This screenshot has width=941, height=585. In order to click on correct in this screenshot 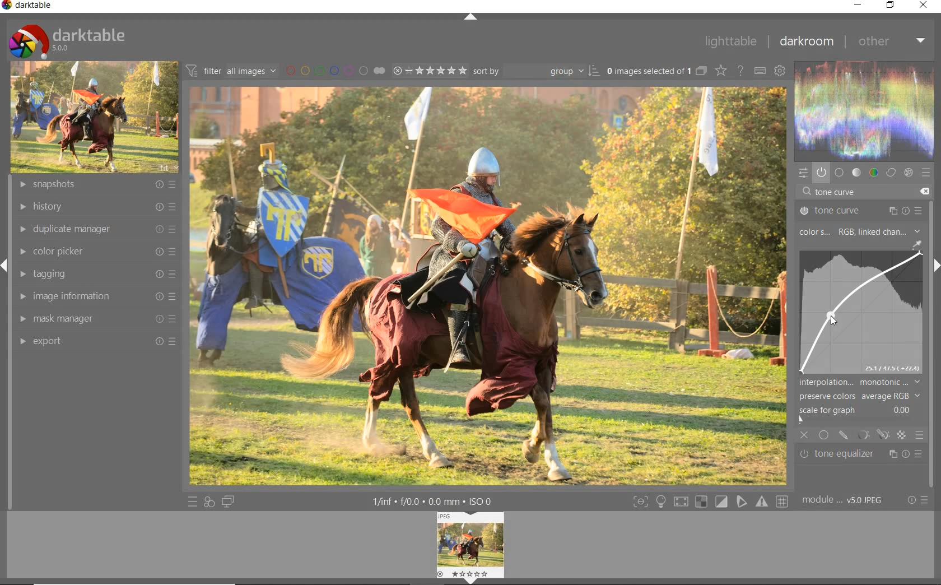, I will do `click(891, 173)`.